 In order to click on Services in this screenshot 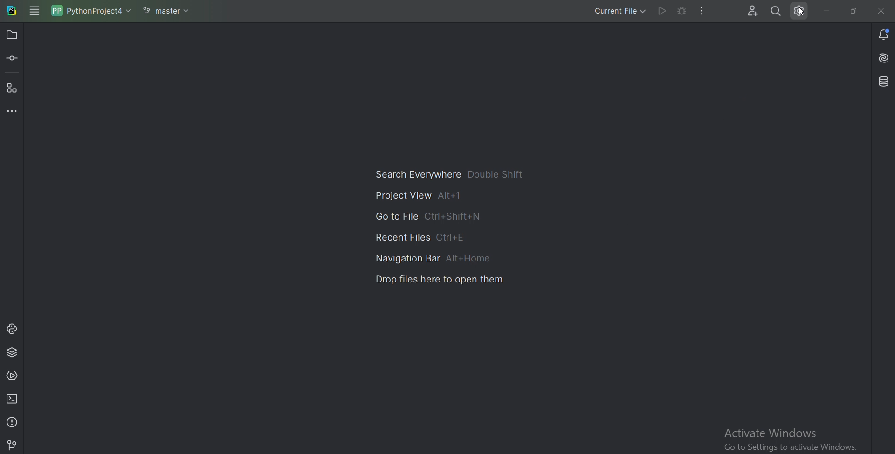, I will do `click(15, 374)`.